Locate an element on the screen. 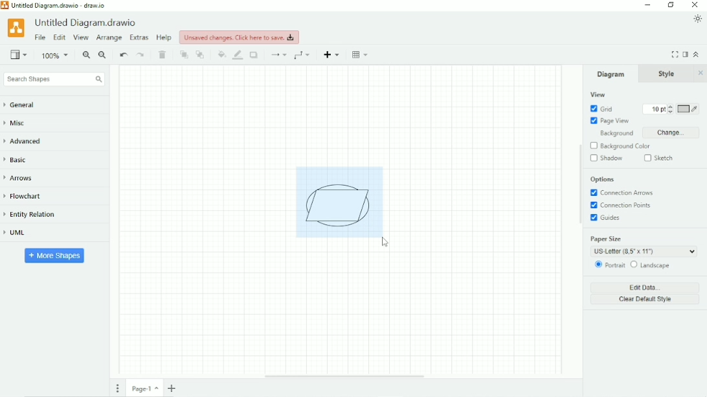 Image resolution: width=707 pixels, height=397 pixels. Title is located at coordinates (87, 23).